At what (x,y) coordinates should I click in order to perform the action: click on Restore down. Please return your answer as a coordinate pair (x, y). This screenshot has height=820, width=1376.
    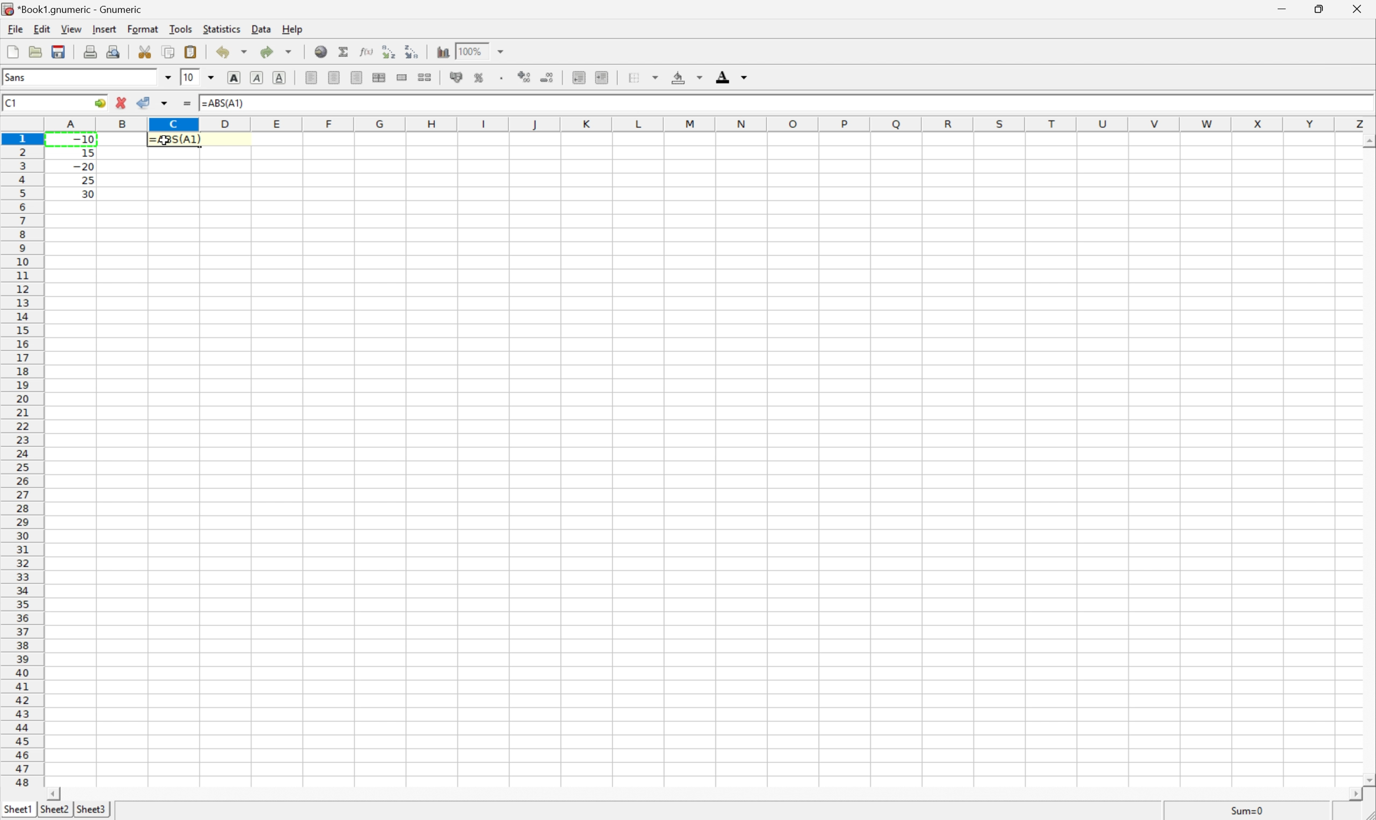
    Looking at the image, I should click on (1317, 9).